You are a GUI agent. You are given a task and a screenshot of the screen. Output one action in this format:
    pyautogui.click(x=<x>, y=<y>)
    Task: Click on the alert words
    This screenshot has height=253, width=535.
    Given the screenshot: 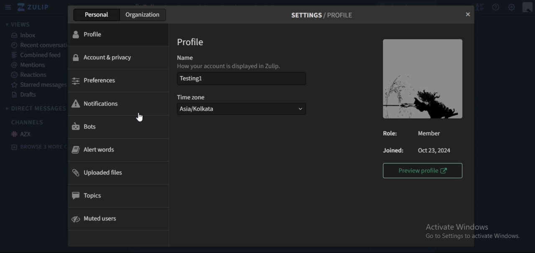 What is the action you would take?
    pyautogui.click(x=96, y=149)
    